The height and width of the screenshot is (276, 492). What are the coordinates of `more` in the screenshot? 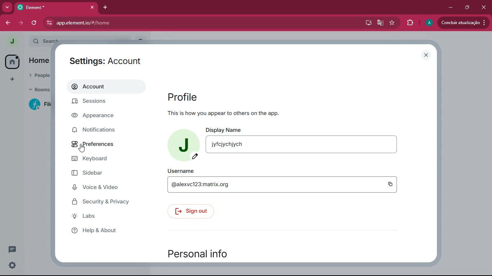 It's located at (8, 7).